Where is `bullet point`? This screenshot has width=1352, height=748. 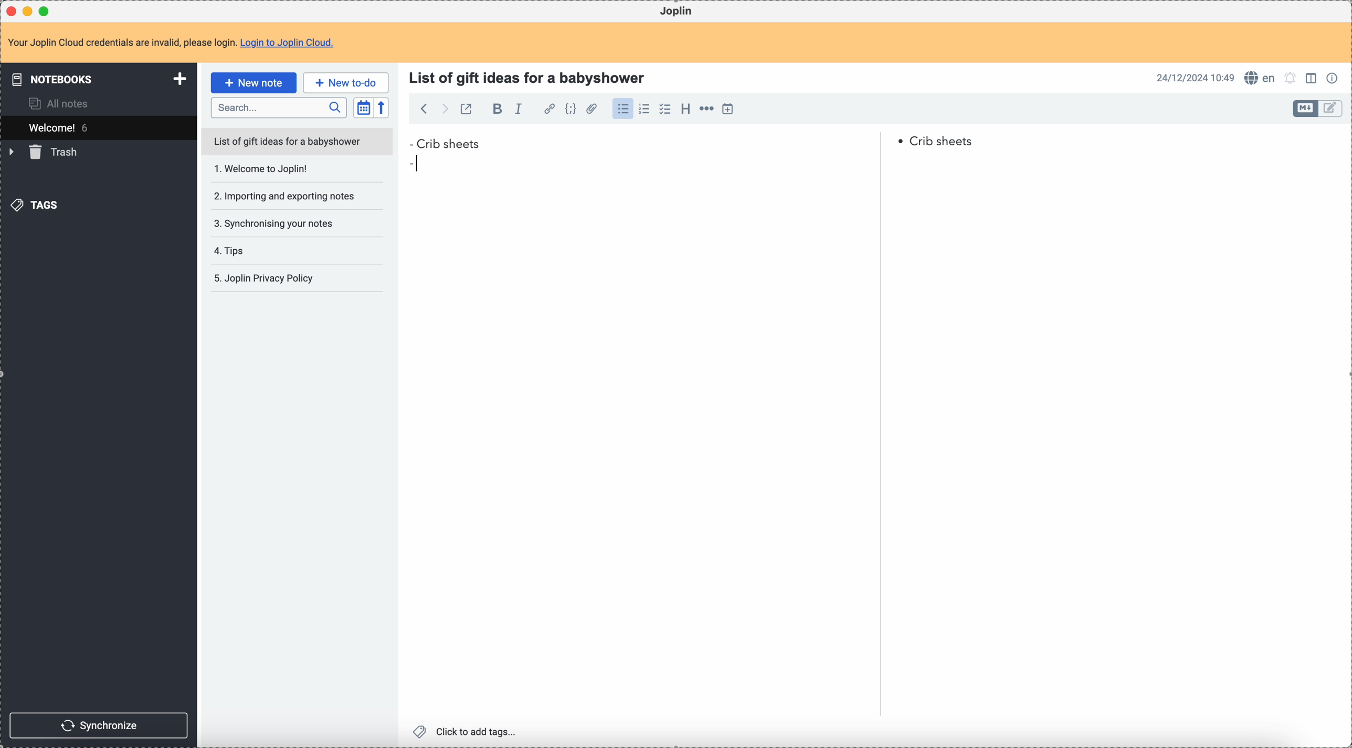 bullet point is located at coordinates (410, 144).